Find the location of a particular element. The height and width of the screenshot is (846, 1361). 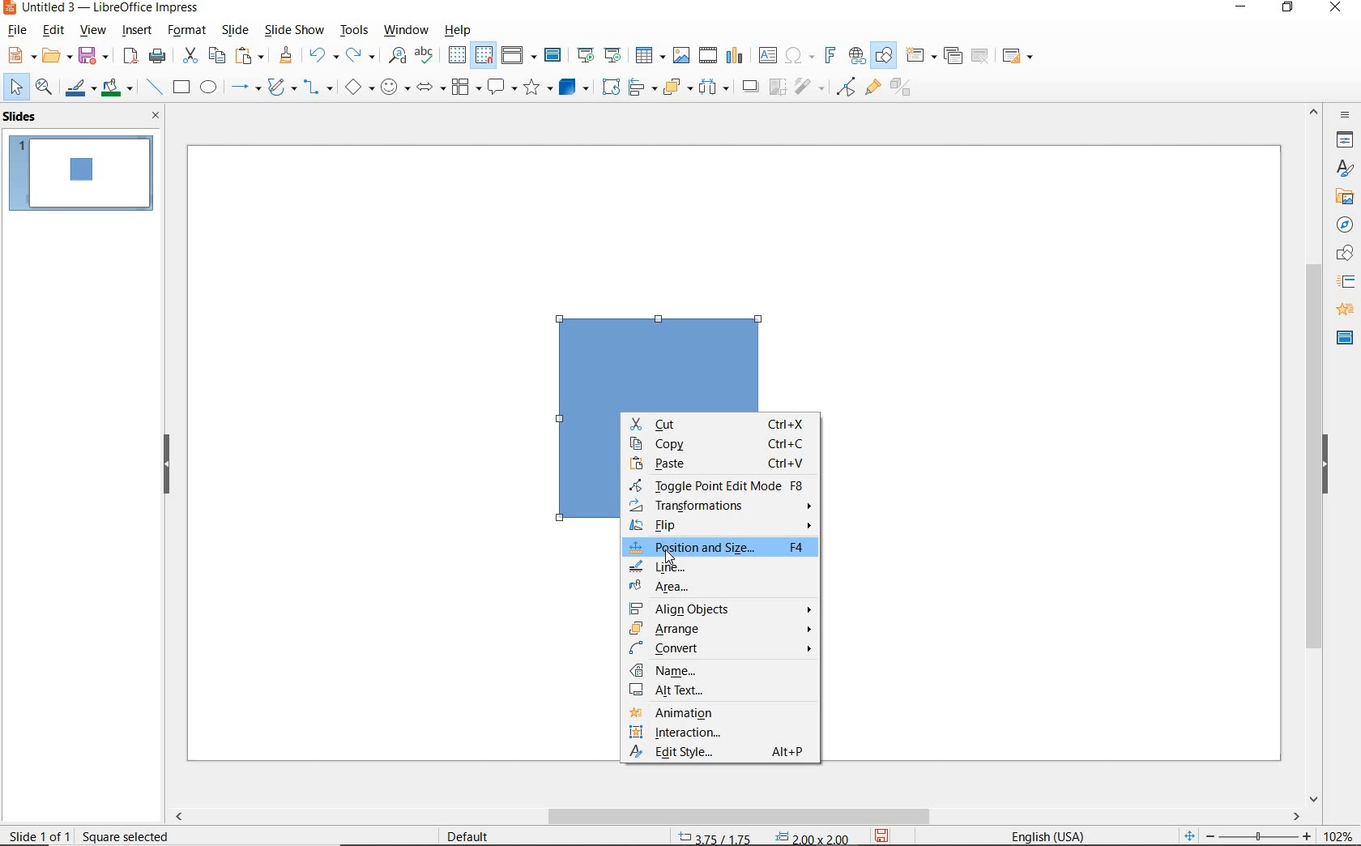

animation is located at coordinates (1344, 310).